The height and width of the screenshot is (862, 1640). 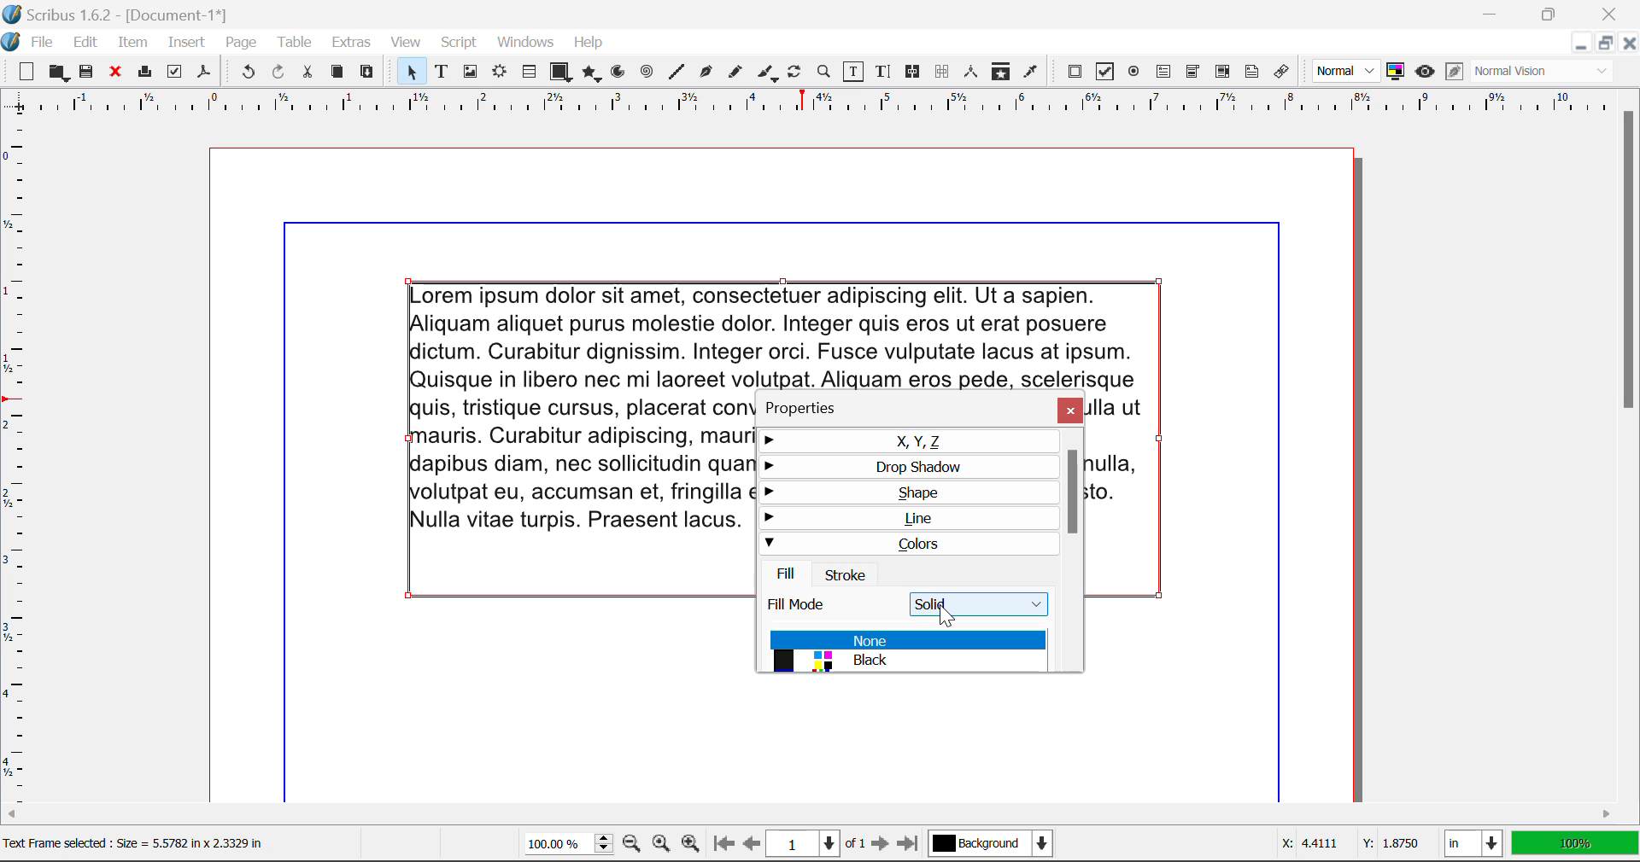 What do you see at coordinates (406, 43) in the screenshot?
I see `View` at bounding box center [406, 43].